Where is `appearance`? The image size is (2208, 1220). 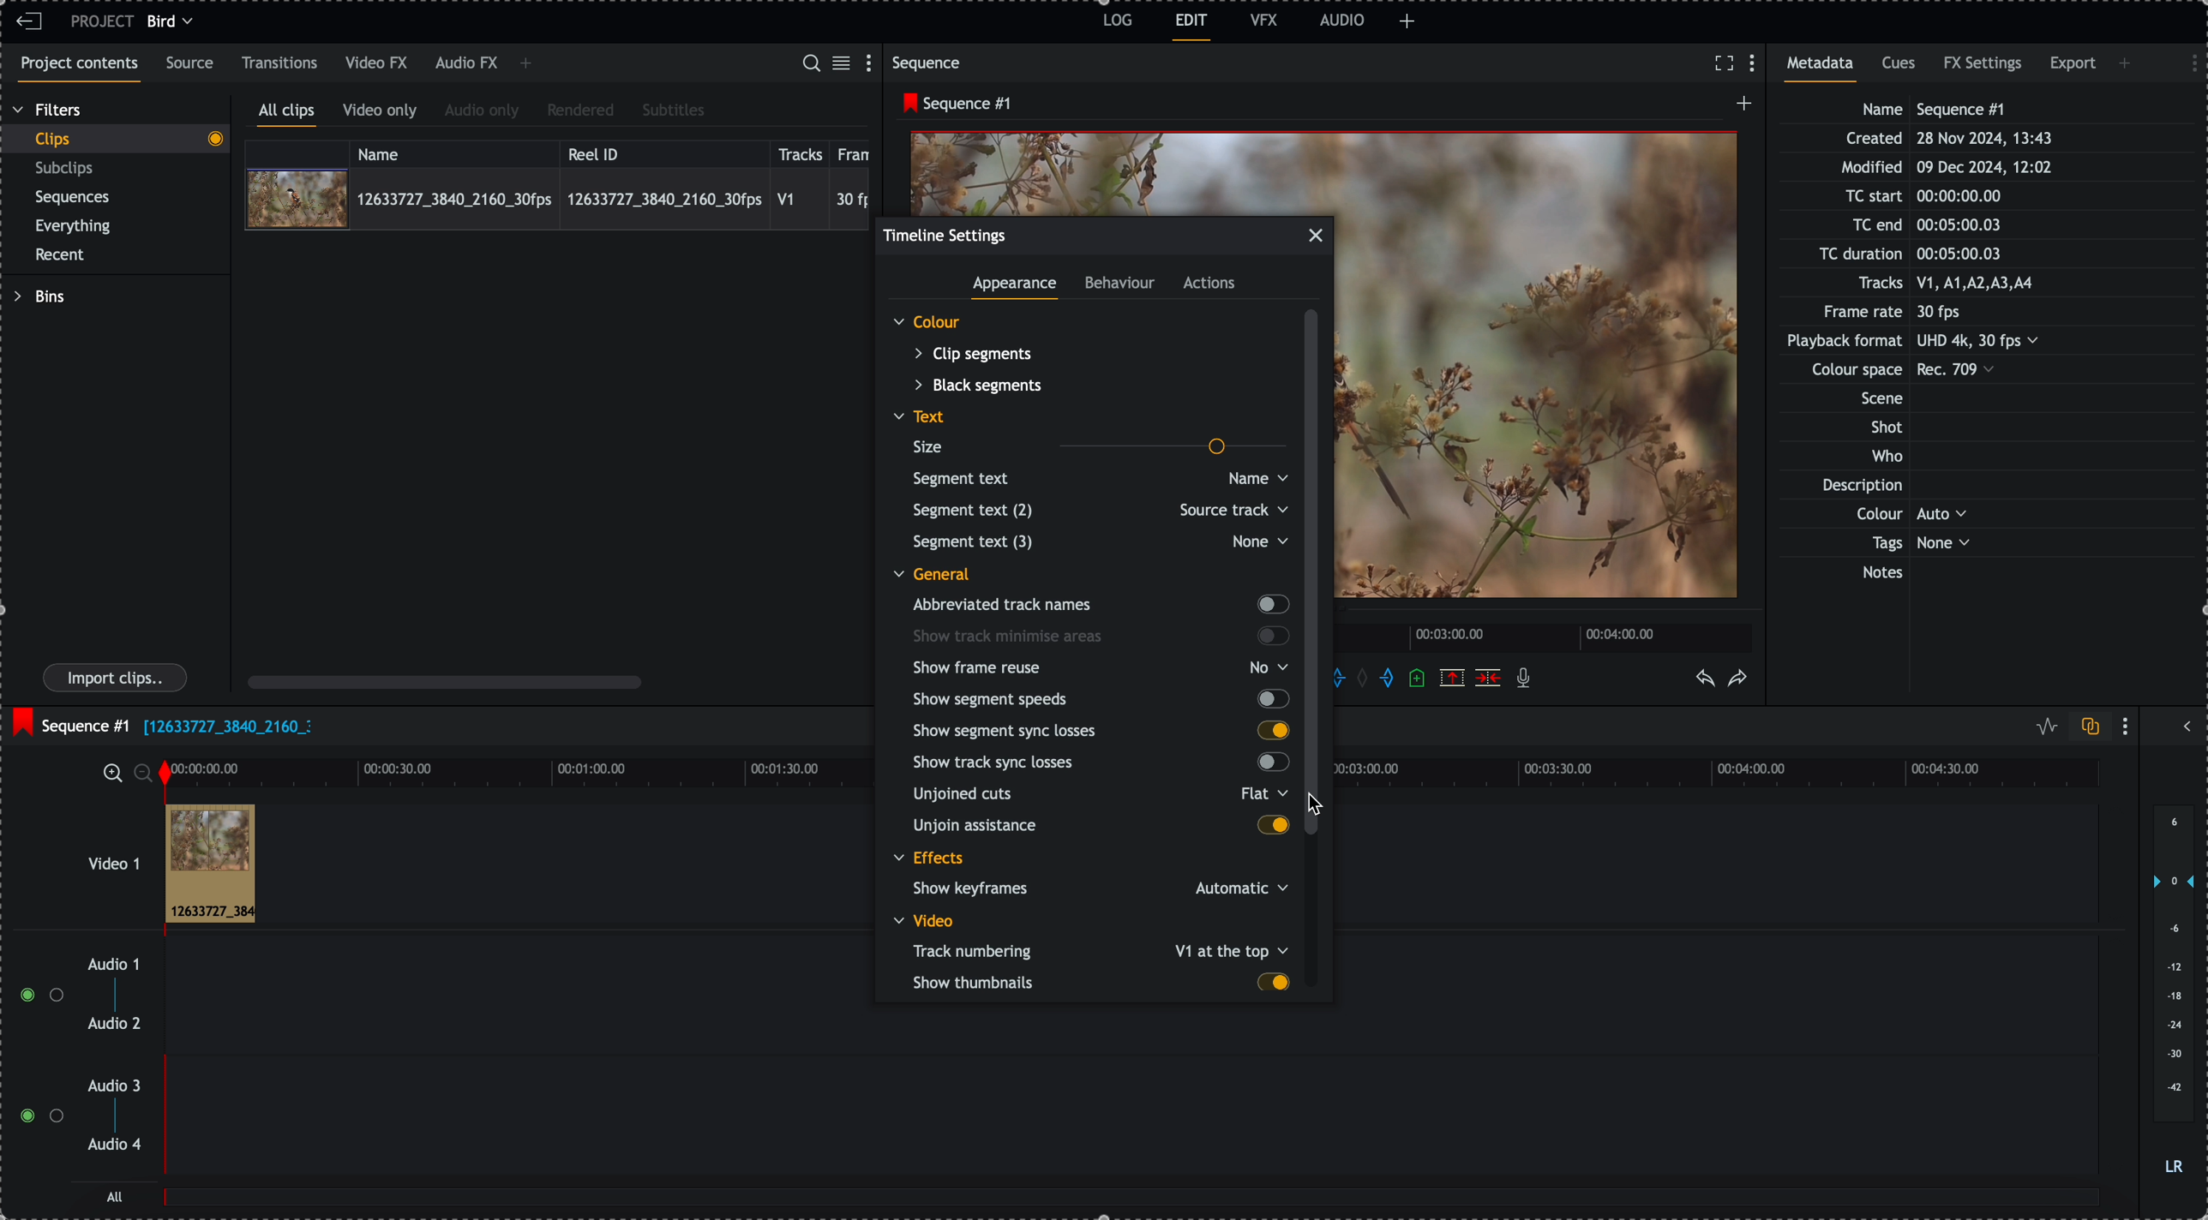 appearance is located at coordinates (1017, 289).